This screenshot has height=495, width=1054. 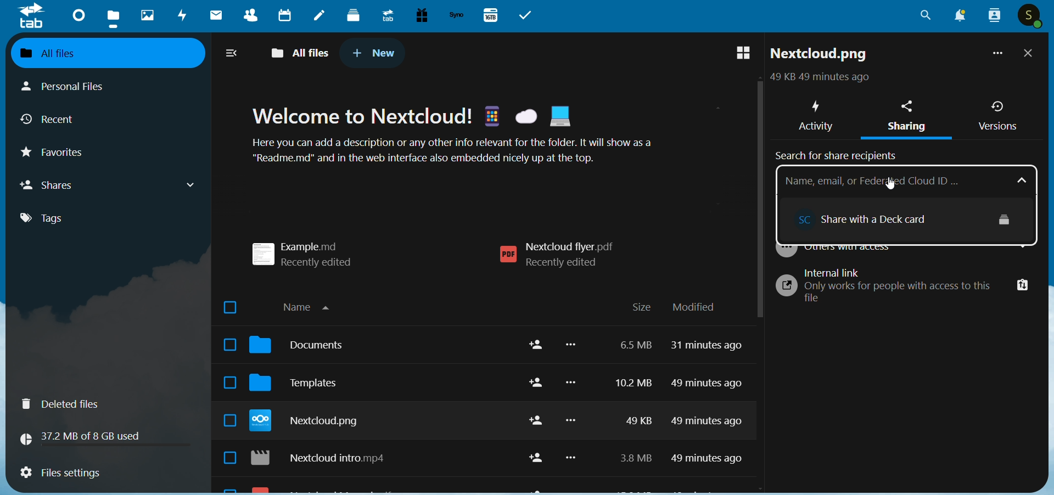 What do you see at coordinates (233, 54) in the screenshot?
I see `collapse/expand` at bounding box center [233, 54].